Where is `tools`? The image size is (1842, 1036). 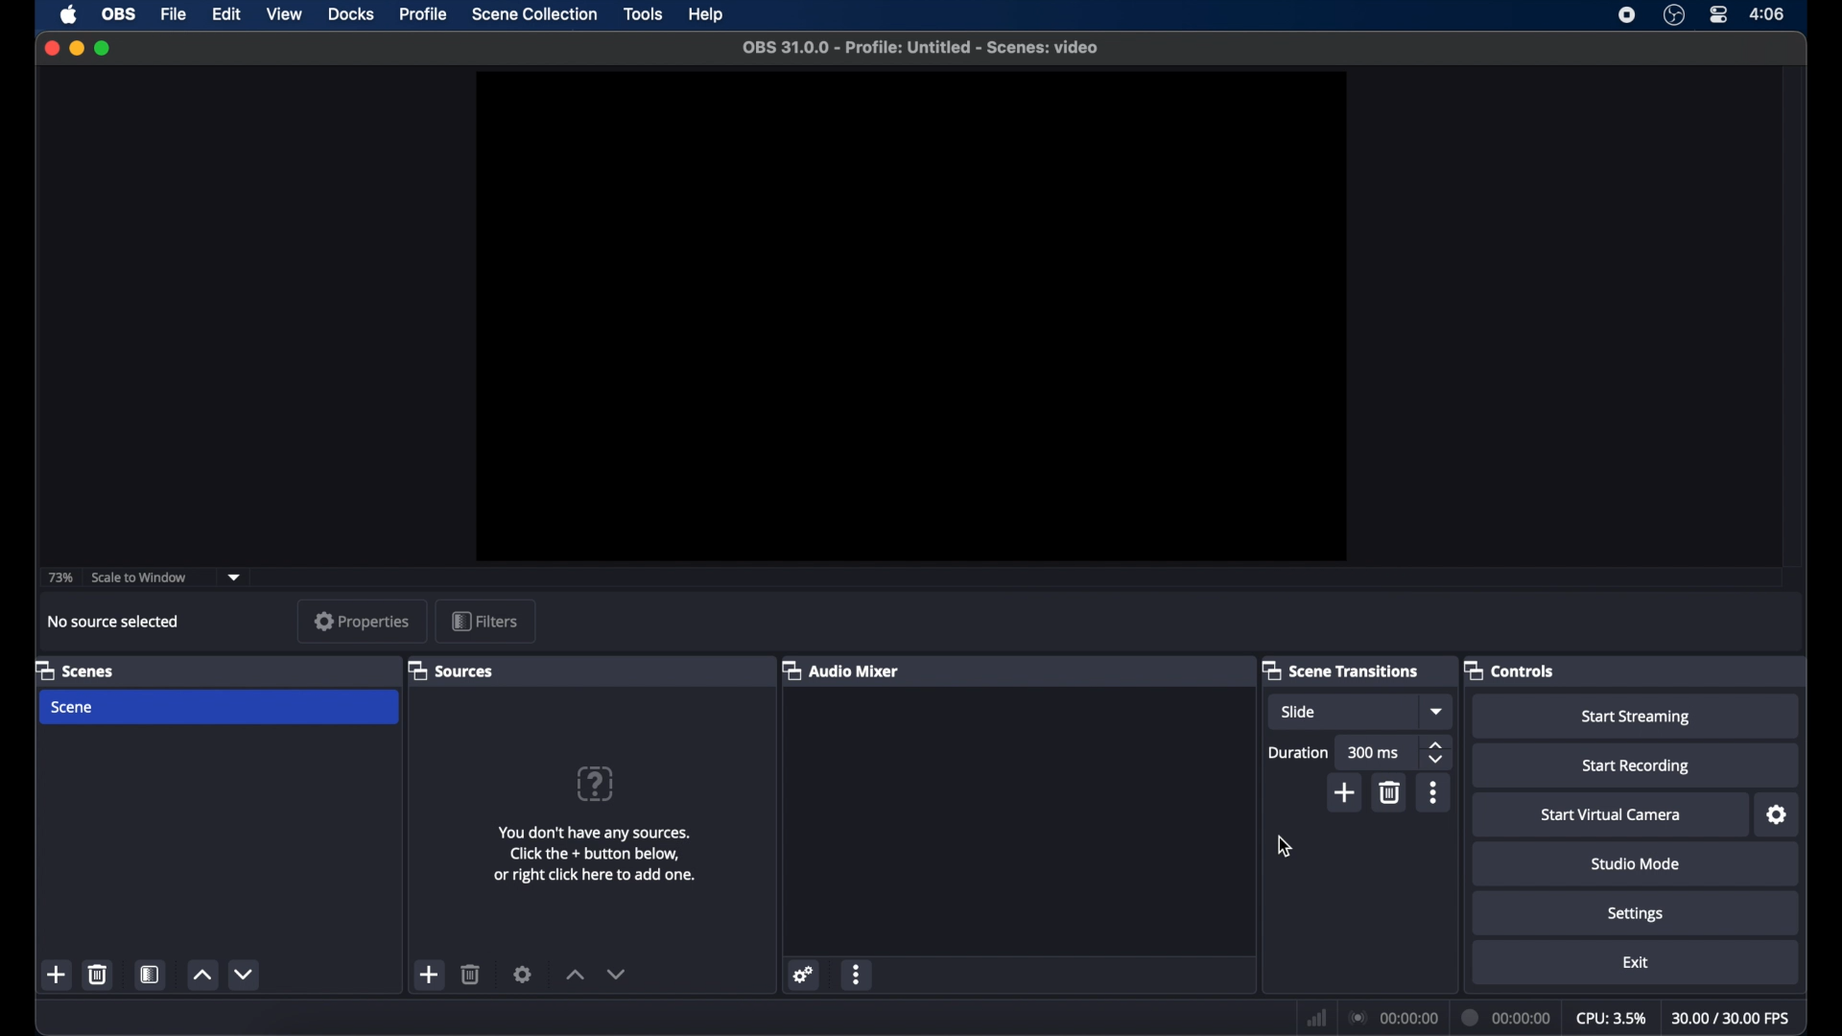 tools is located at coordinates (643, 12).